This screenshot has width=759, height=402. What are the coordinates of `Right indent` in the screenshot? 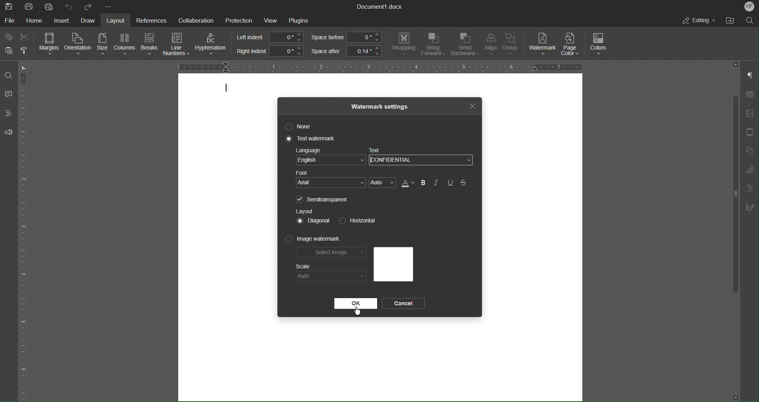 It's located at (269, 51).